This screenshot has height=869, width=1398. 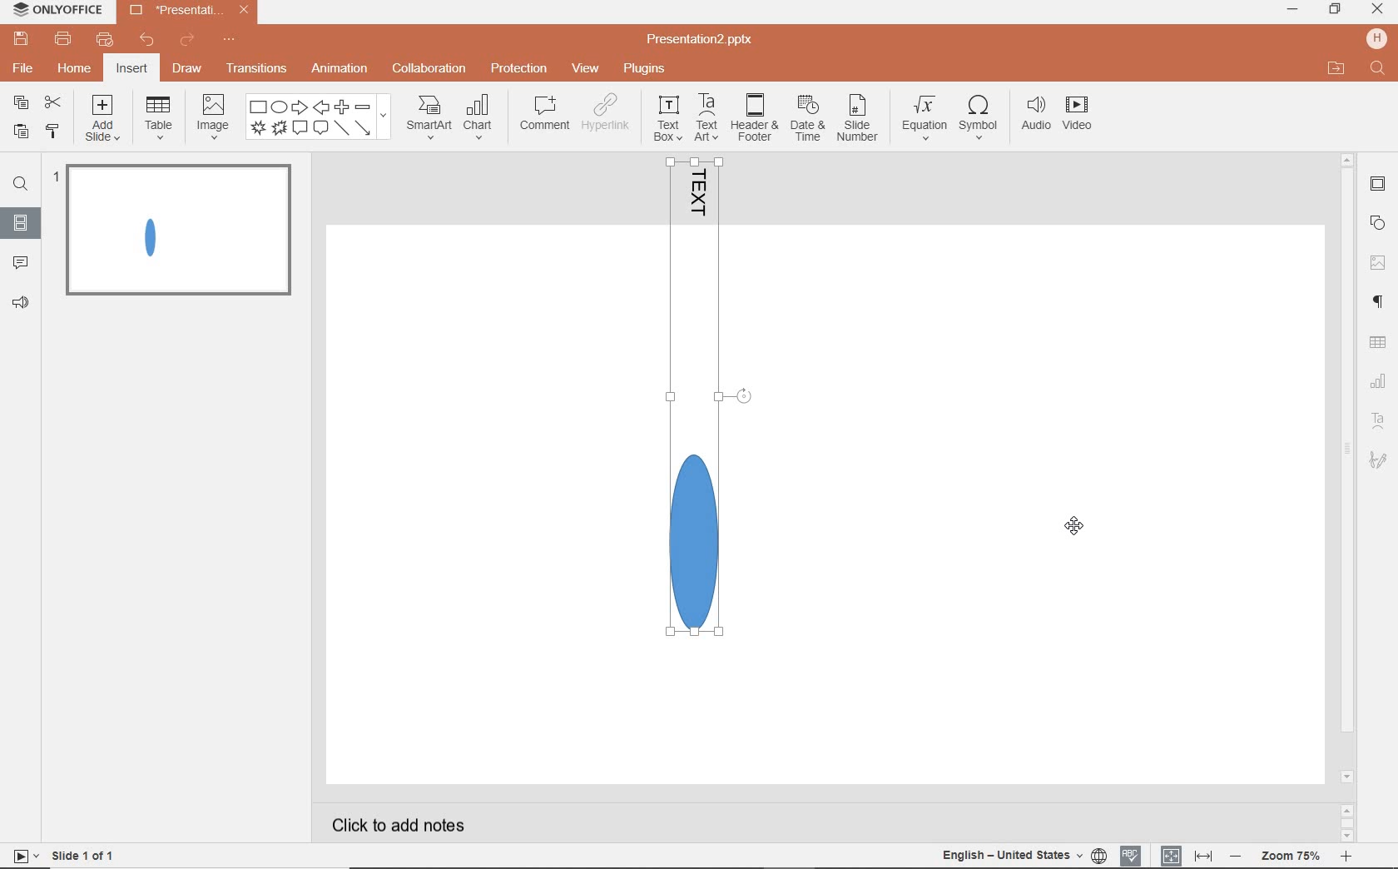 I want to click on image, so click(x=211, y=116).